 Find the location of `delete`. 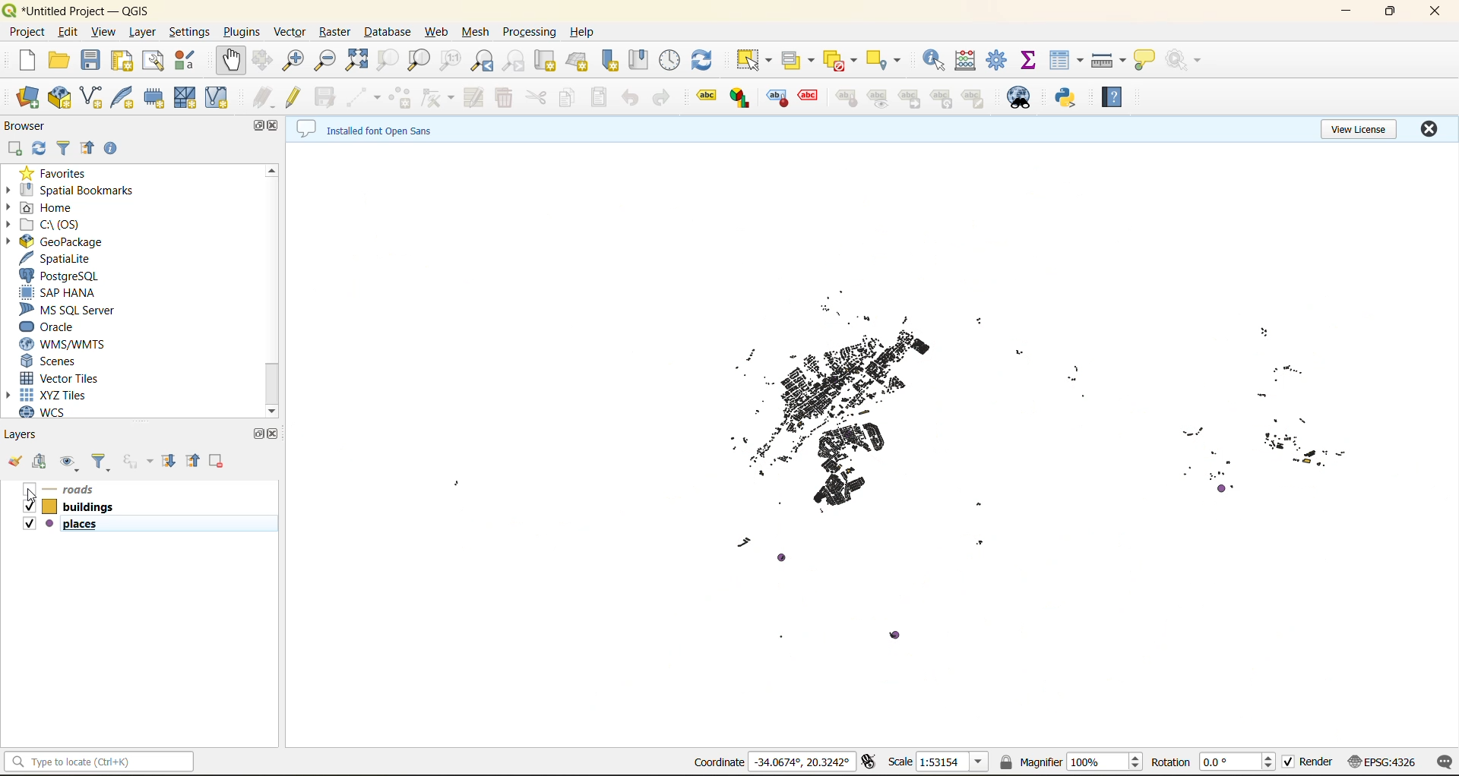

delete is located at coordinates (505, 98).